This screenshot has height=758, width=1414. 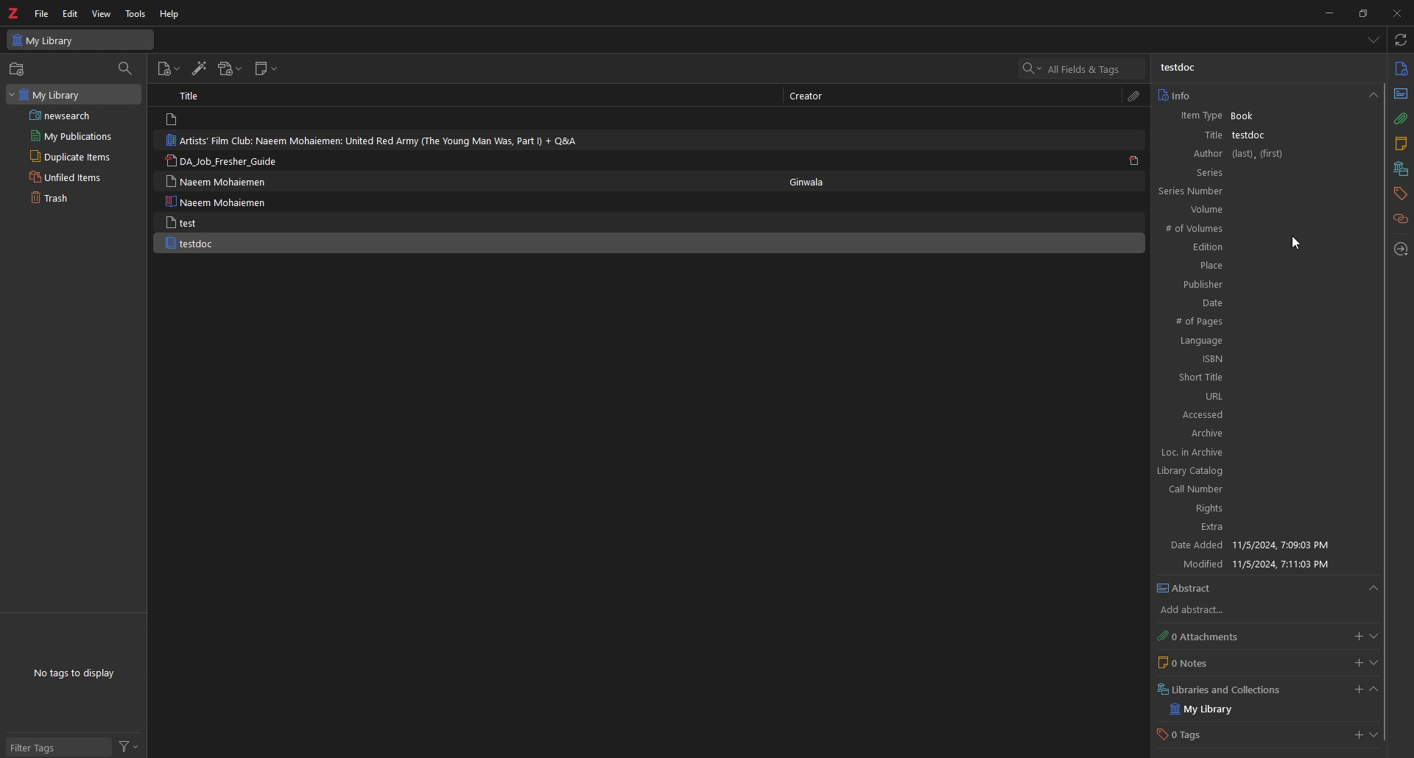 What do you see at coordinates (1262, 342) in the screenshot?
I see `Language` at bounding box center [1262, 342].